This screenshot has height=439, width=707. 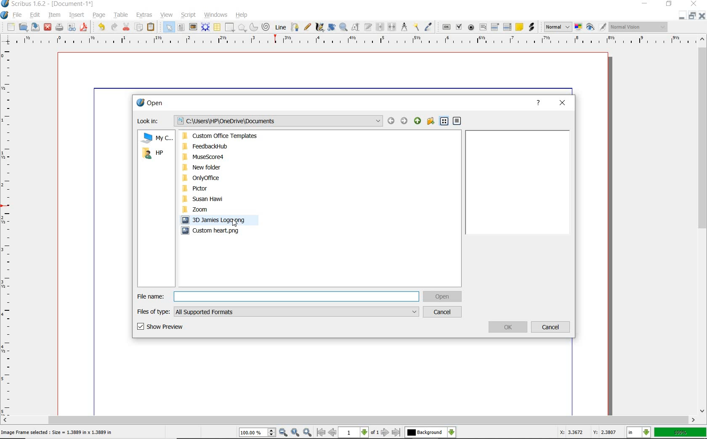 What do you see at coordinates (295, 26) in the screenshot?
I see `Bezier curve` at bounding box center [295, 26].